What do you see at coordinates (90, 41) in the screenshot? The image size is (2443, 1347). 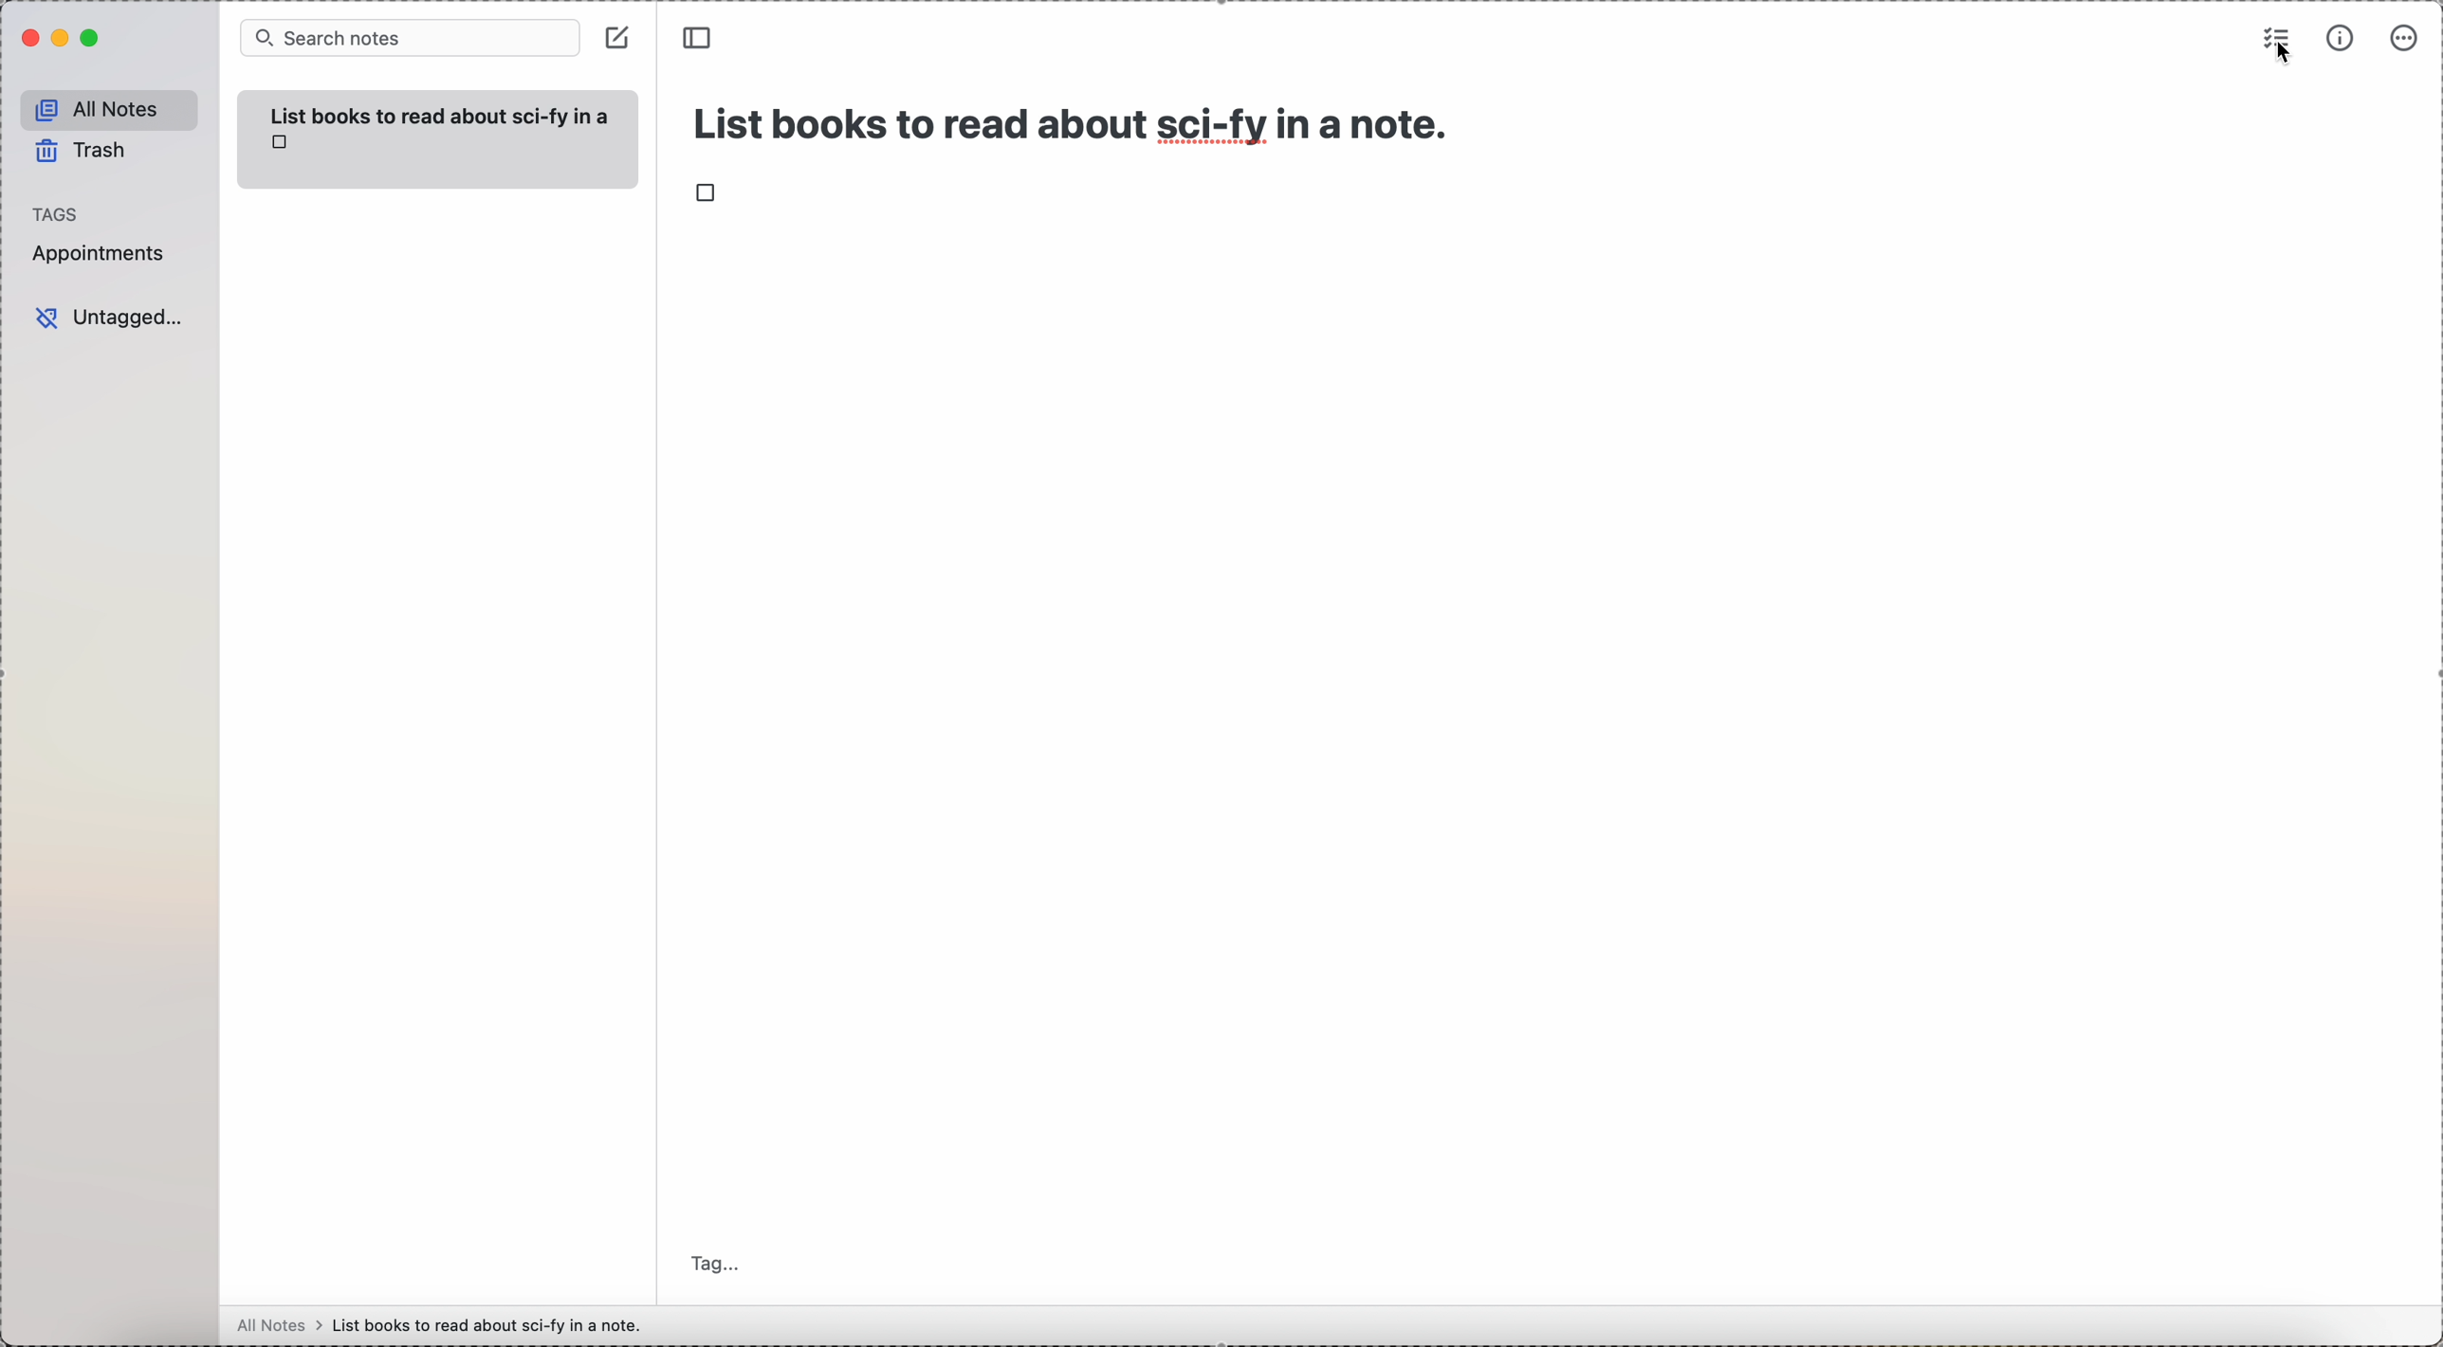 I see `maximize` at bounding box center [90, 41].